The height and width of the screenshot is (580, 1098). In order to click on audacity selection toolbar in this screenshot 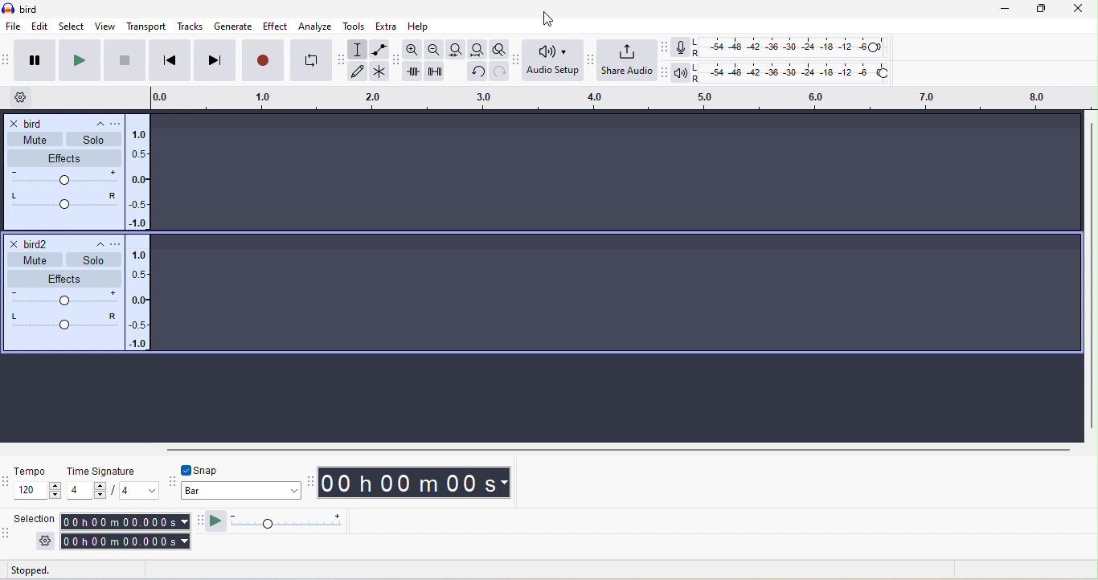, I will do `click(7, 533)`.